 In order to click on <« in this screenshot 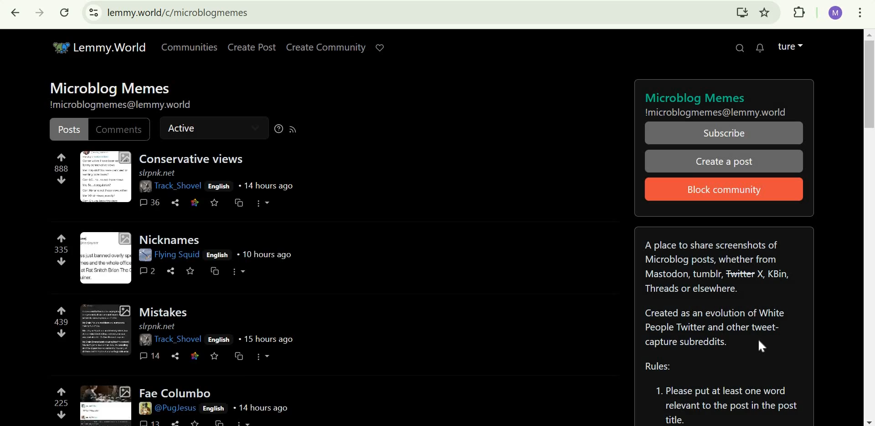, I will do `click(15, 13)`.